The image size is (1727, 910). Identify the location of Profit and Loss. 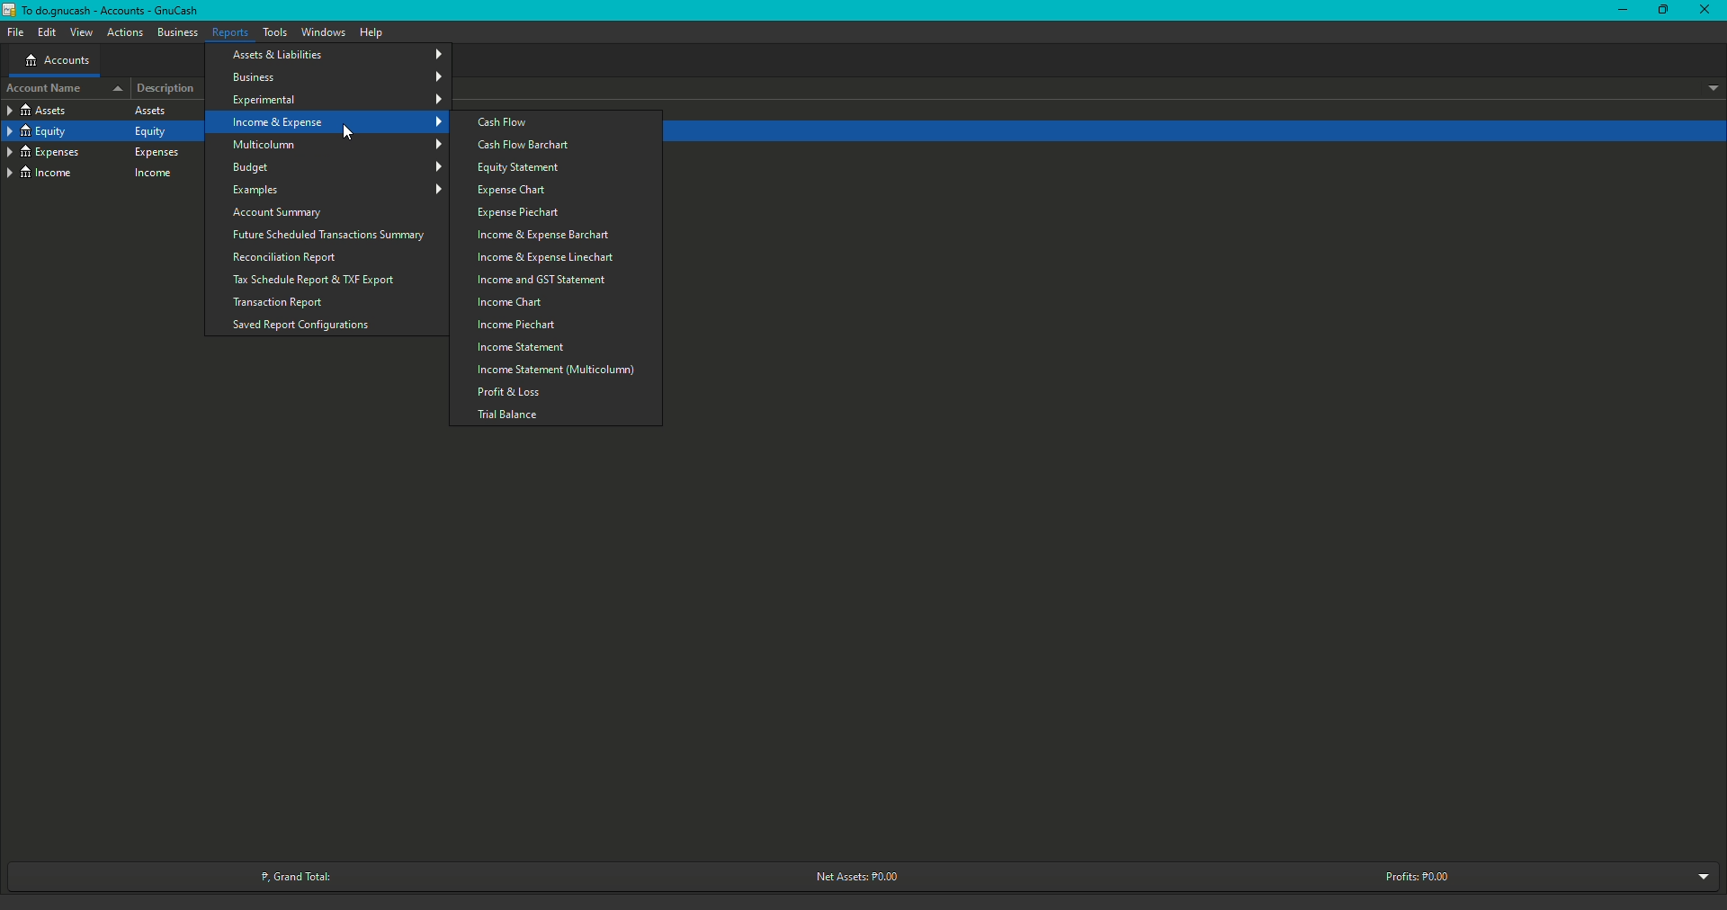
(511, 391).